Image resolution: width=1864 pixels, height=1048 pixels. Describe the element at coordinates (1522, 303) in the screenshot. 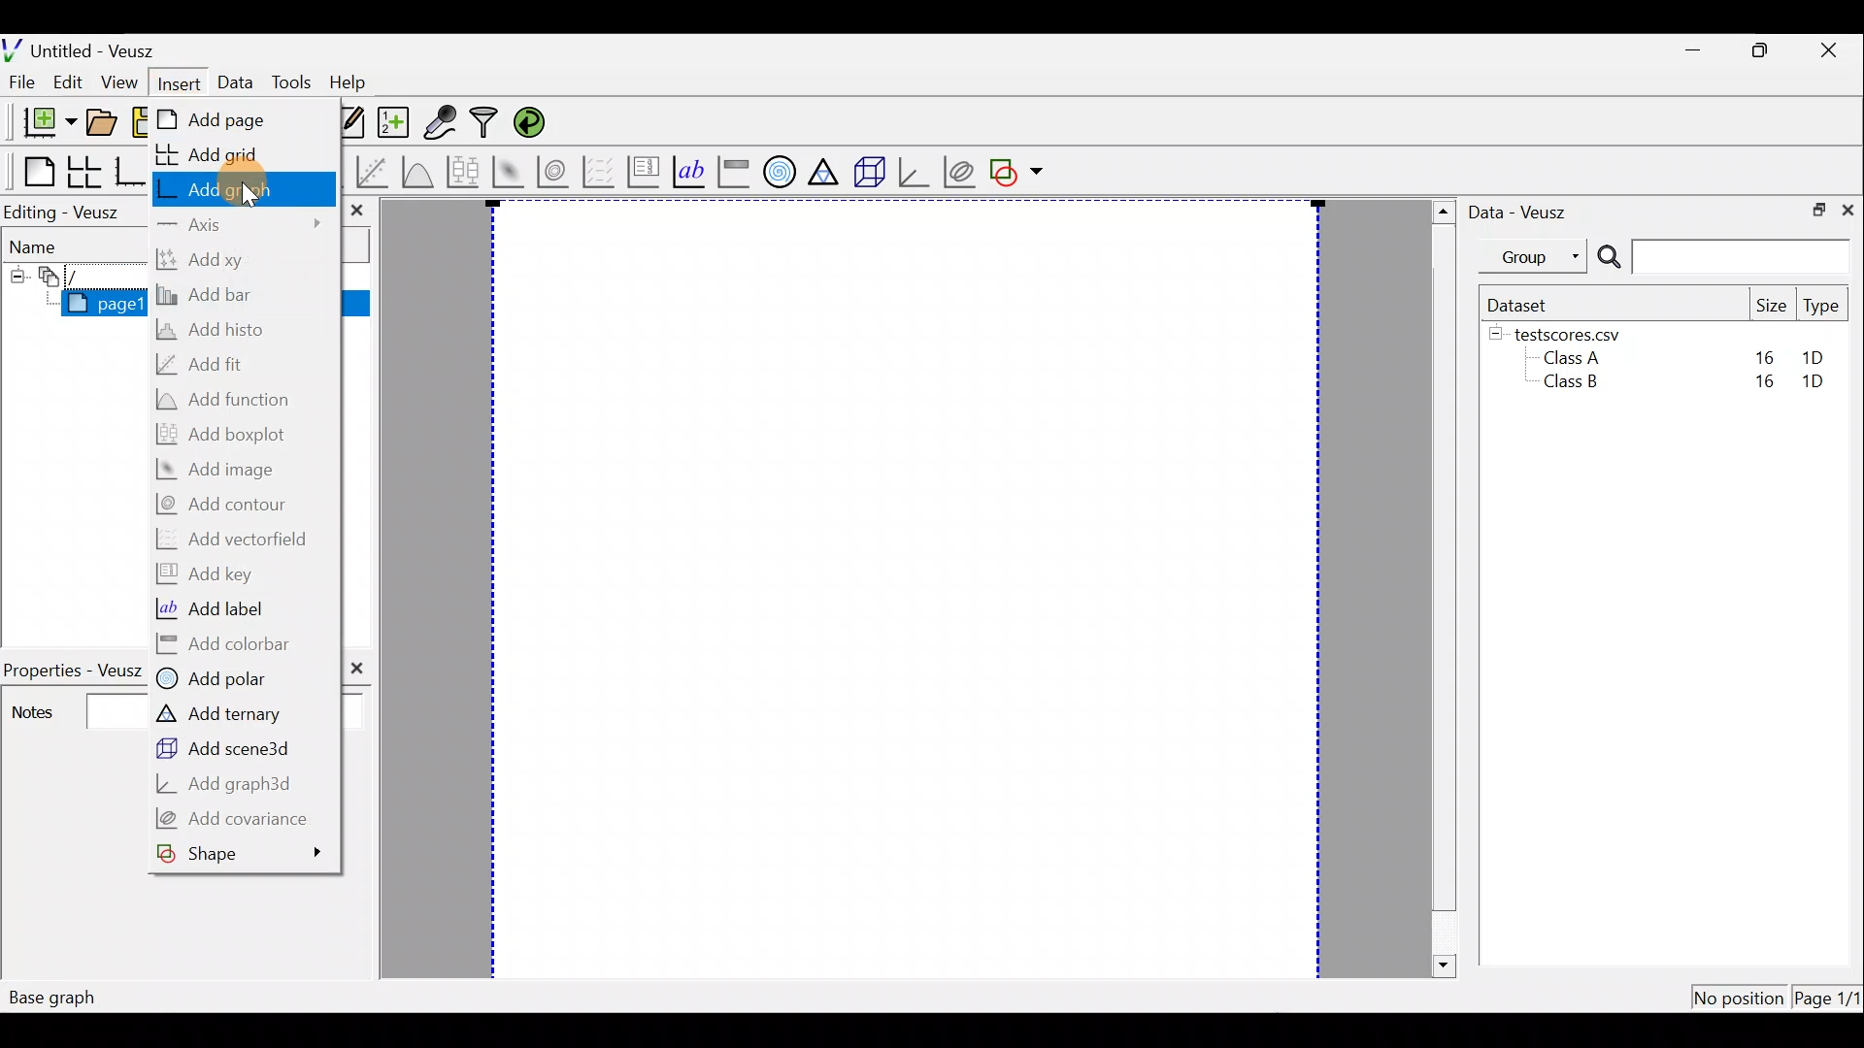

I see `Dataset` at that location.